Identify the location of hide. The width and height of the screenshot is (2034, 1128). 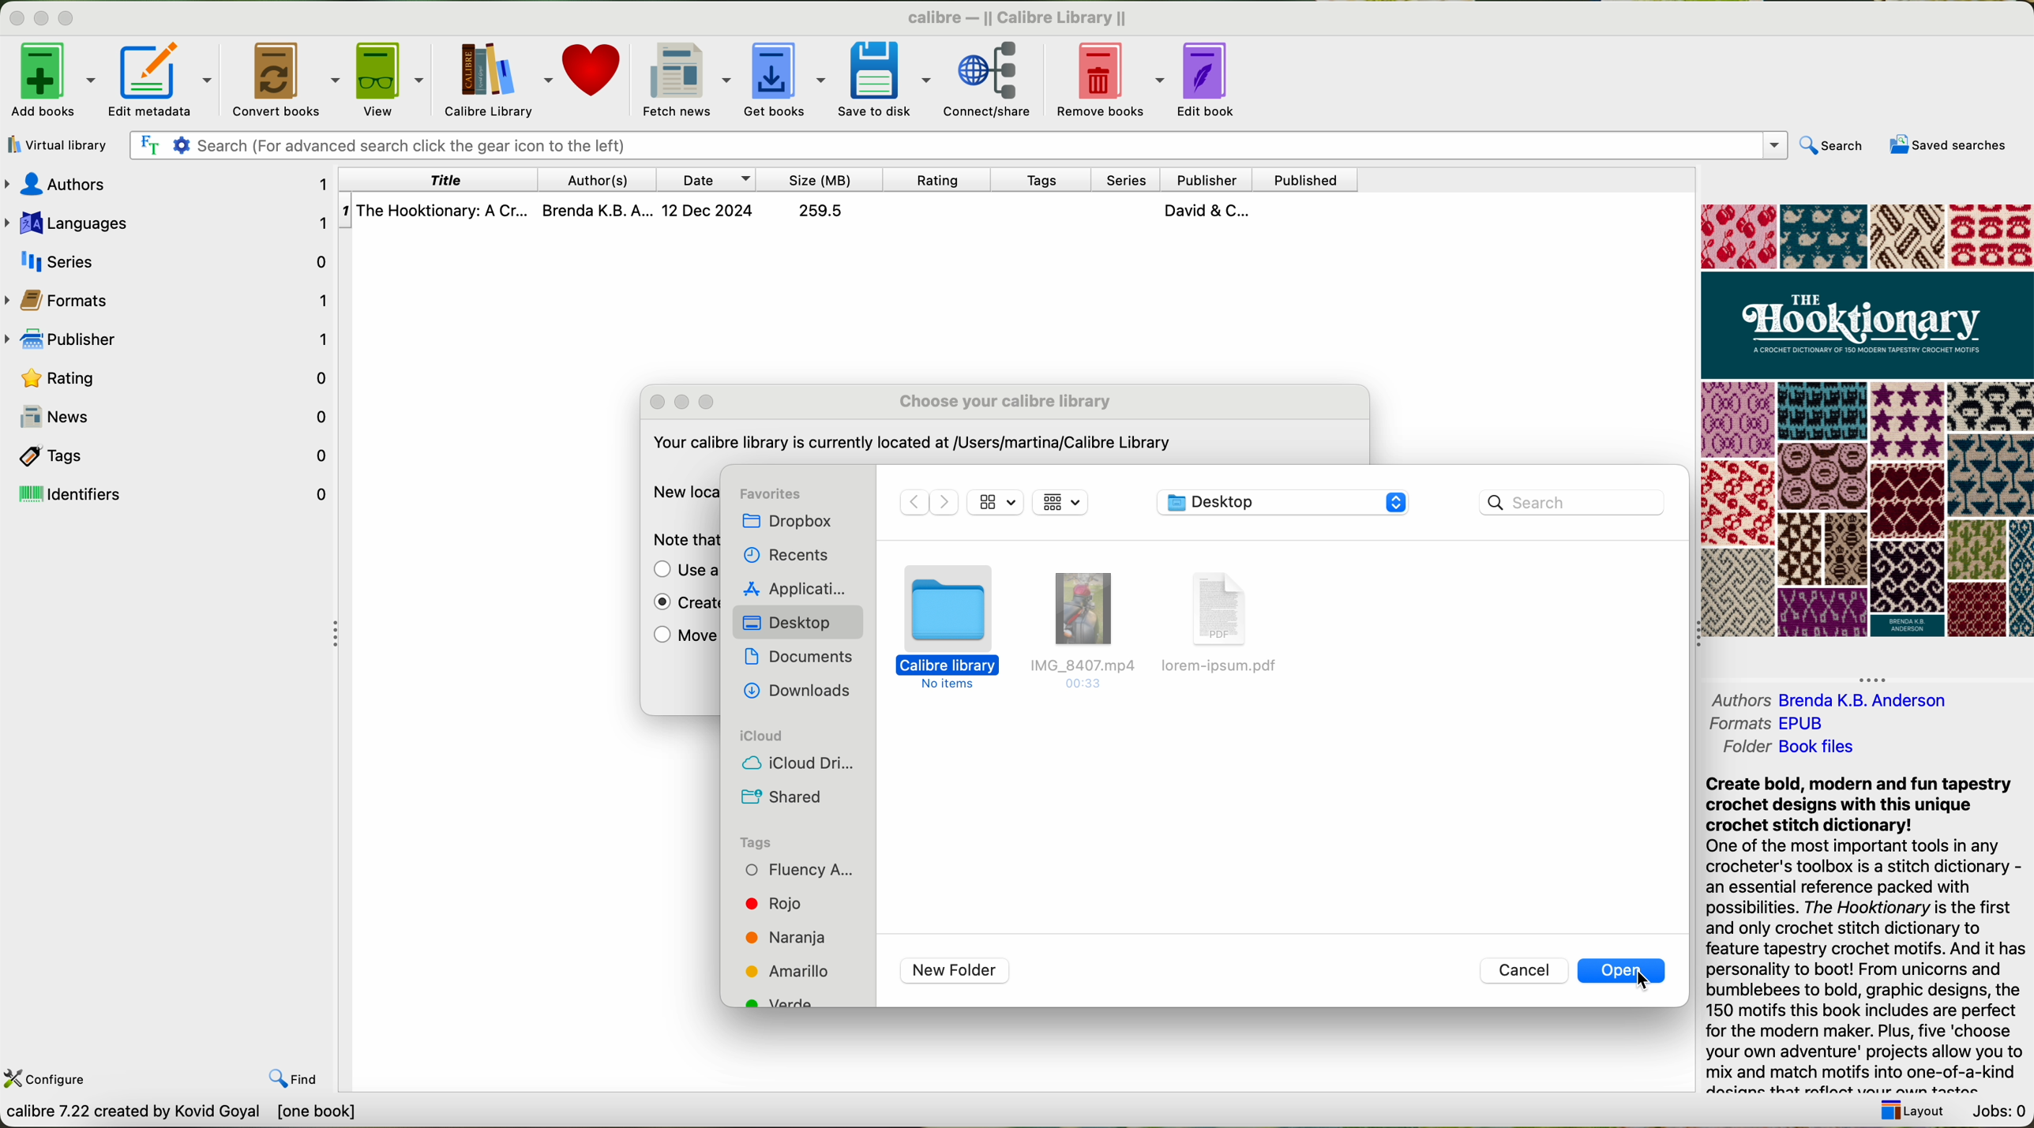
(1874, 676).